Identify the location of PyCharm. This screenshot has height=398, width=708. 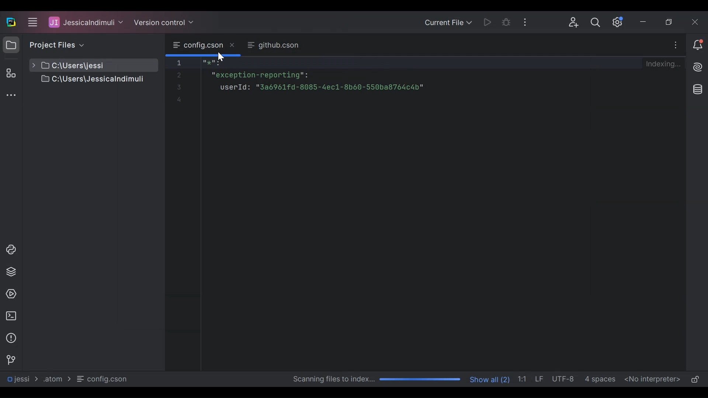
(11, 22).